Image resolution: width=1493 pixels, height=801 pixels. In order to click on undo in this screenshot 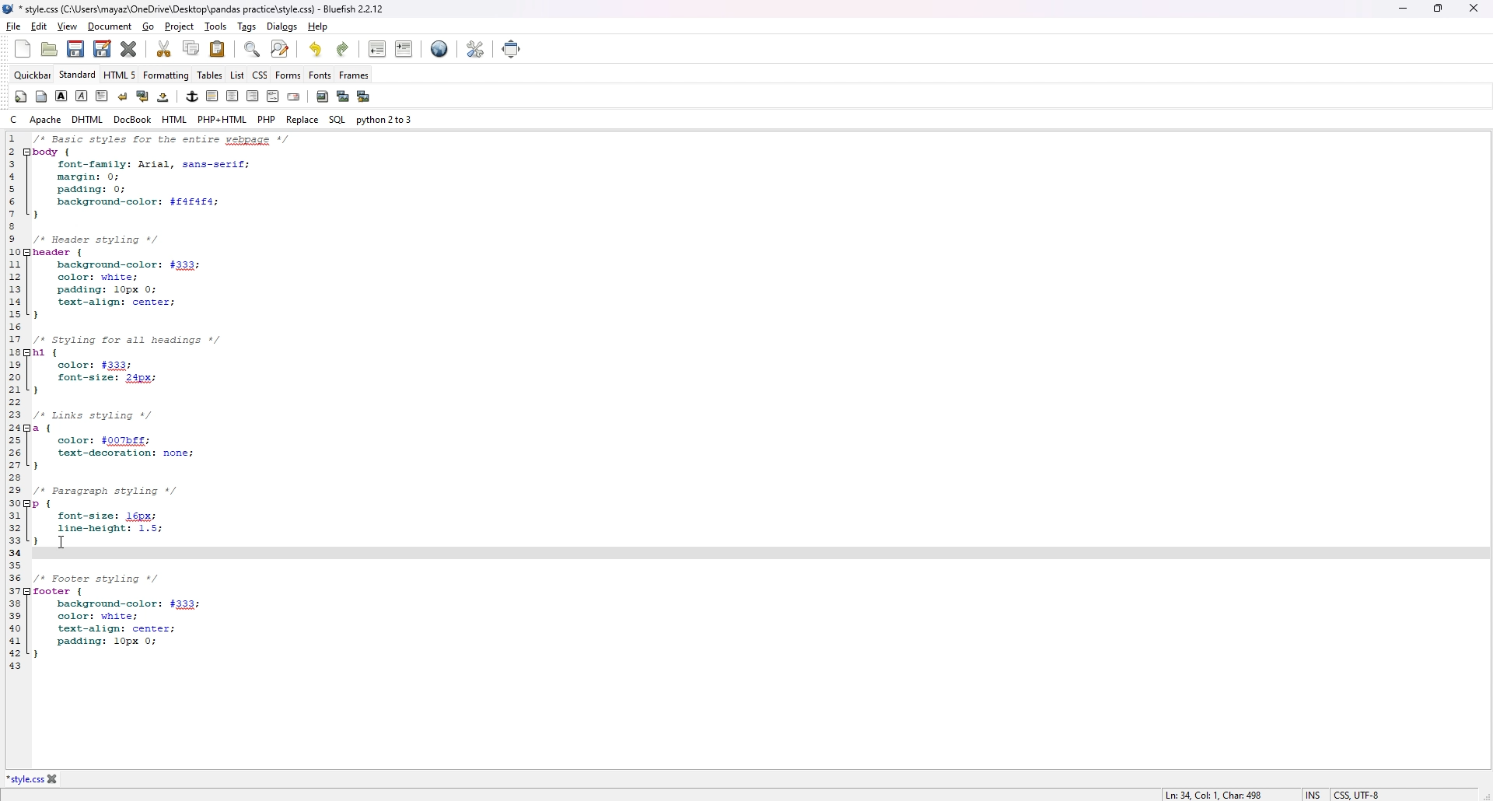, I will do `click(316, 50)`.